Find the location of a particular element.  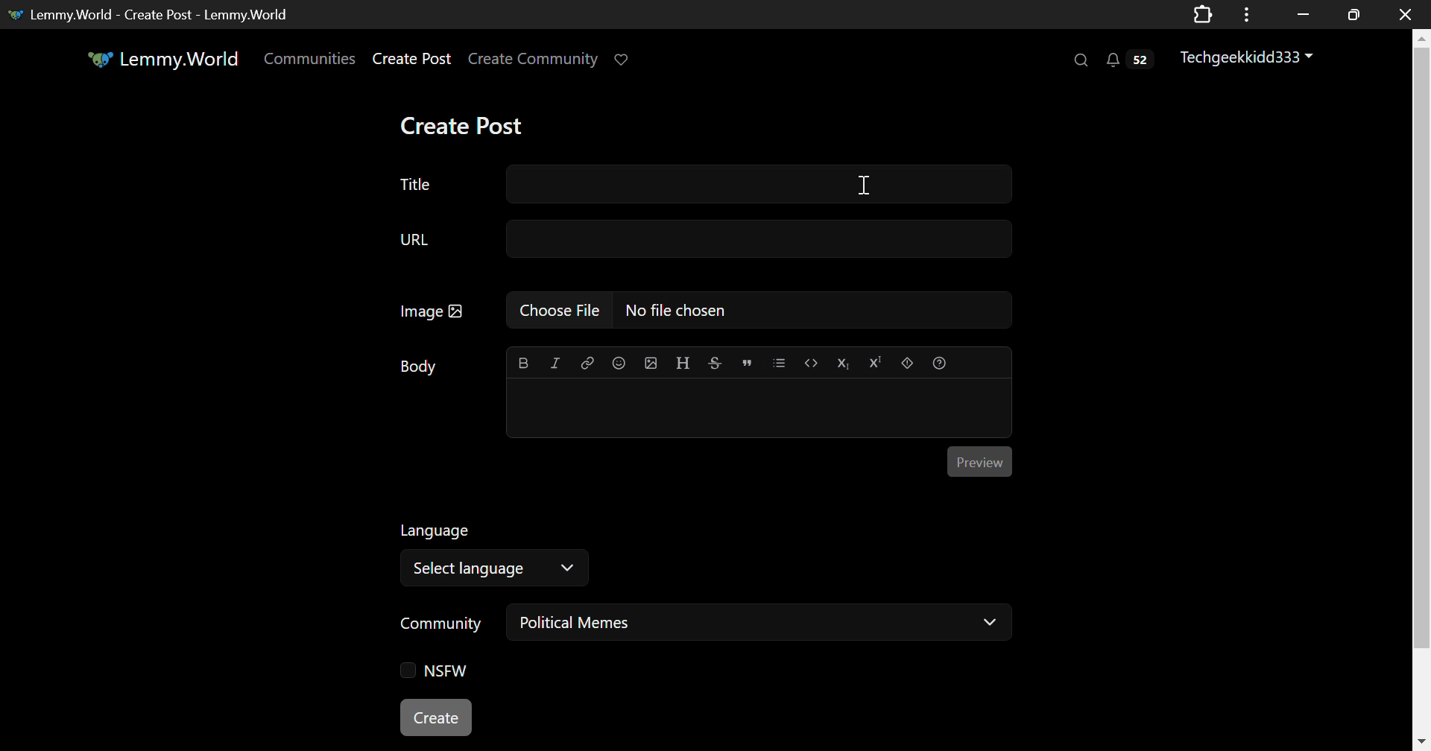

Bold is located at coordinates (522, 362).